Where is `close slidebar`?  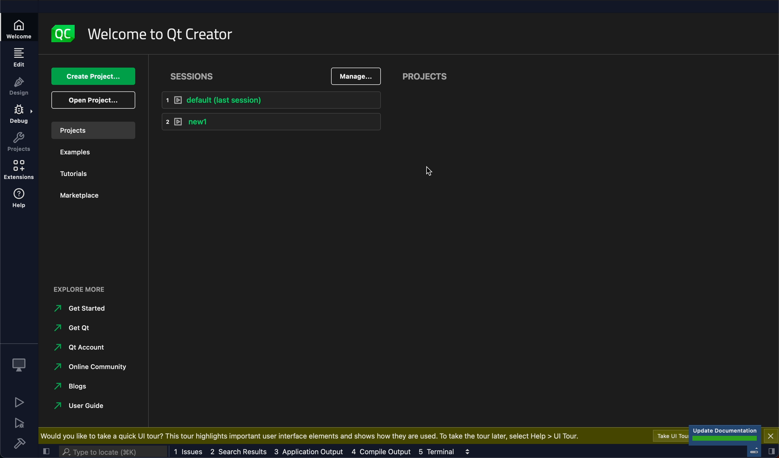
close slidebar is located at coordinates (46, 451).